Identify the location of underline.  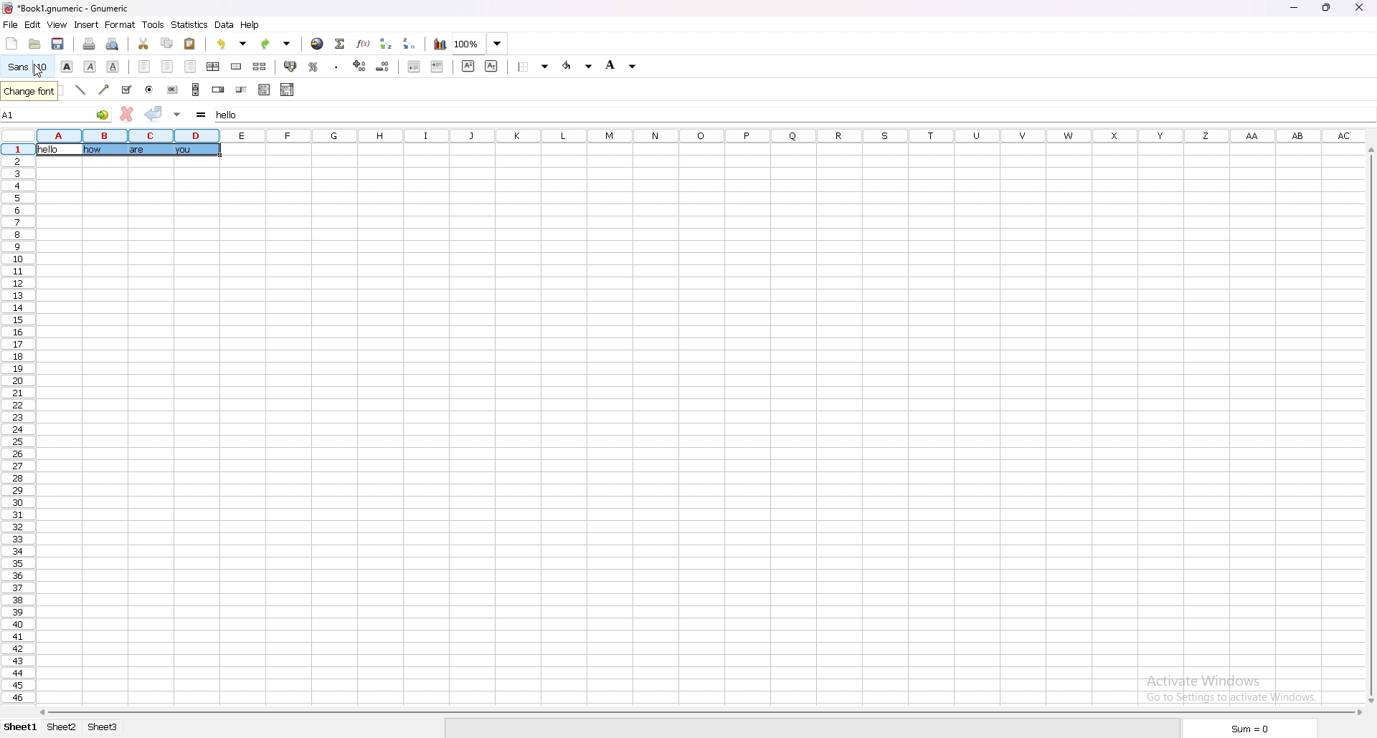
(113, 66).